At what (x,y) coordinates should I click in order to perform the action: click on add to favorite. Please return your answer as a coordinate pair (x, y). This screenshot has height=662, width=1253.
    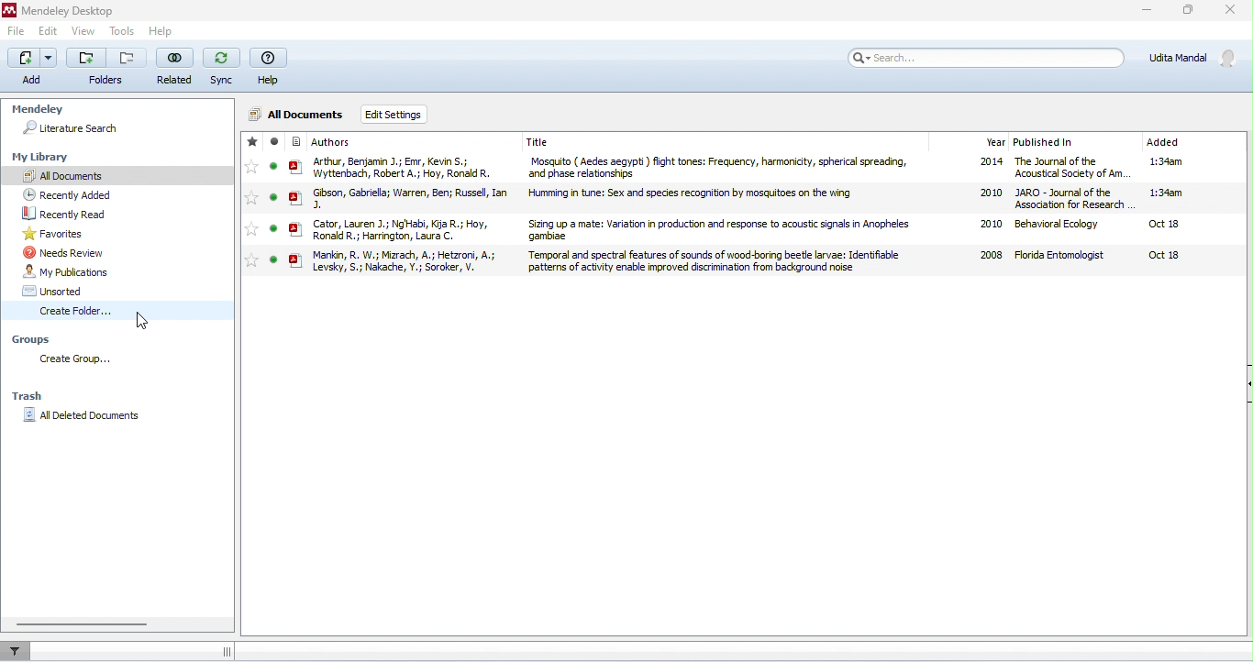
    Looking at the image, I should click on (252, 228).